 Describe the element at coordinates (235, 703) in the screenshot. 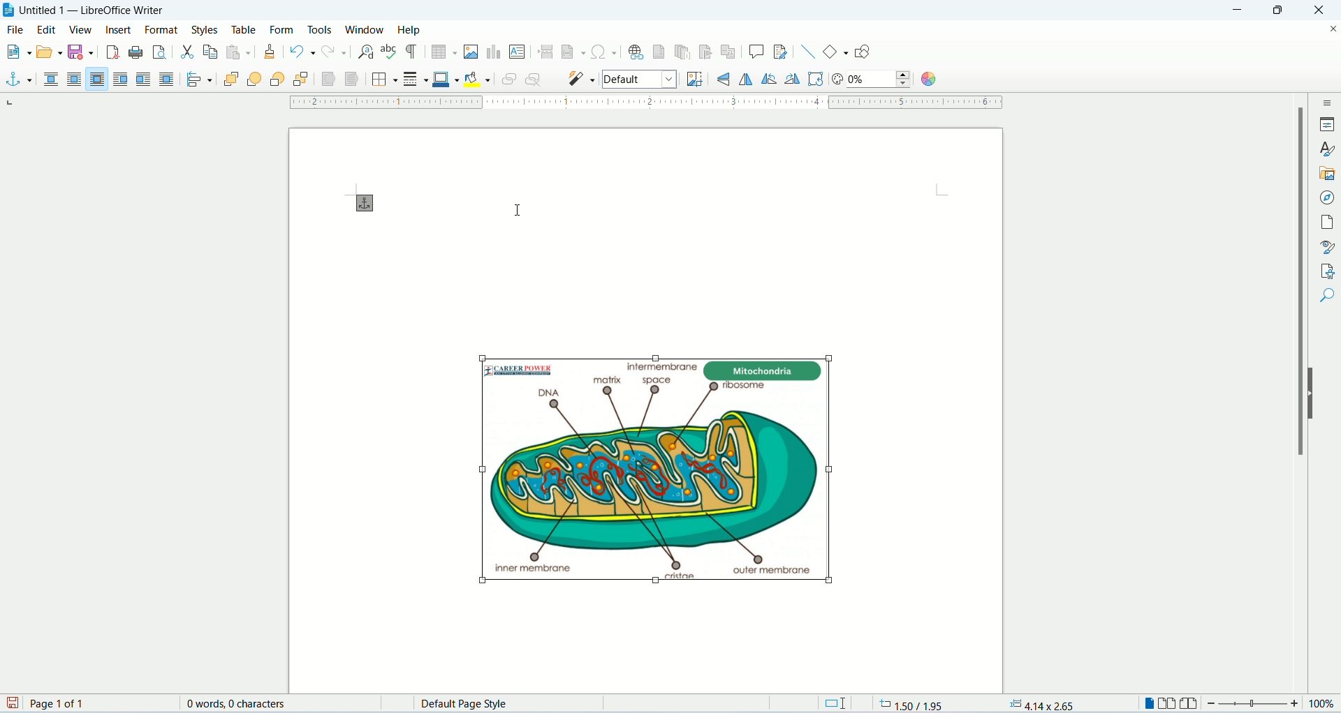

I see `0 words, 0 characters` at that location.